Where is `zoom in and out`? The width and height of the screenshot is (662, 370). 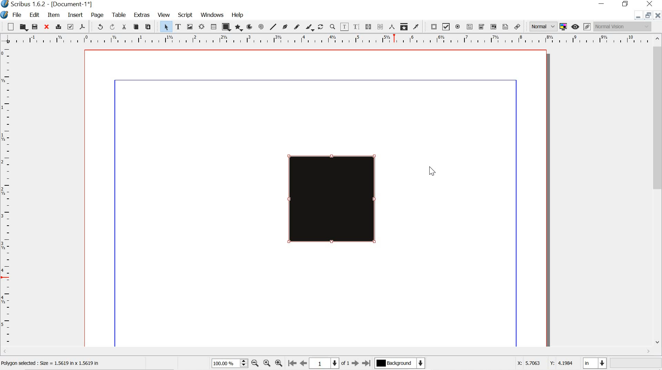
zoom in and out is located at coordinates (243, 363).